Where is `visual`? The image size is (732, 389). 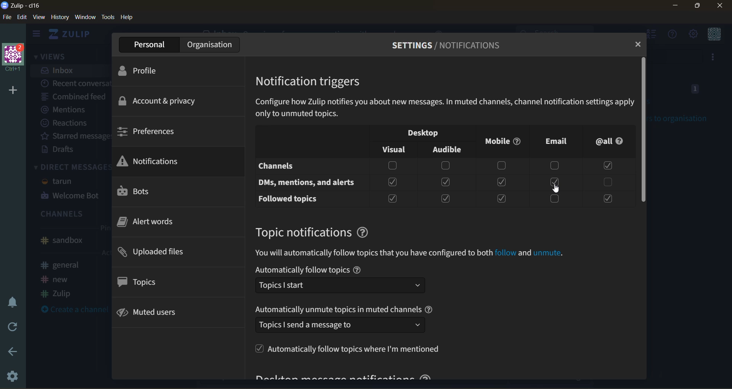 visual is located at coordinates (395, 150).